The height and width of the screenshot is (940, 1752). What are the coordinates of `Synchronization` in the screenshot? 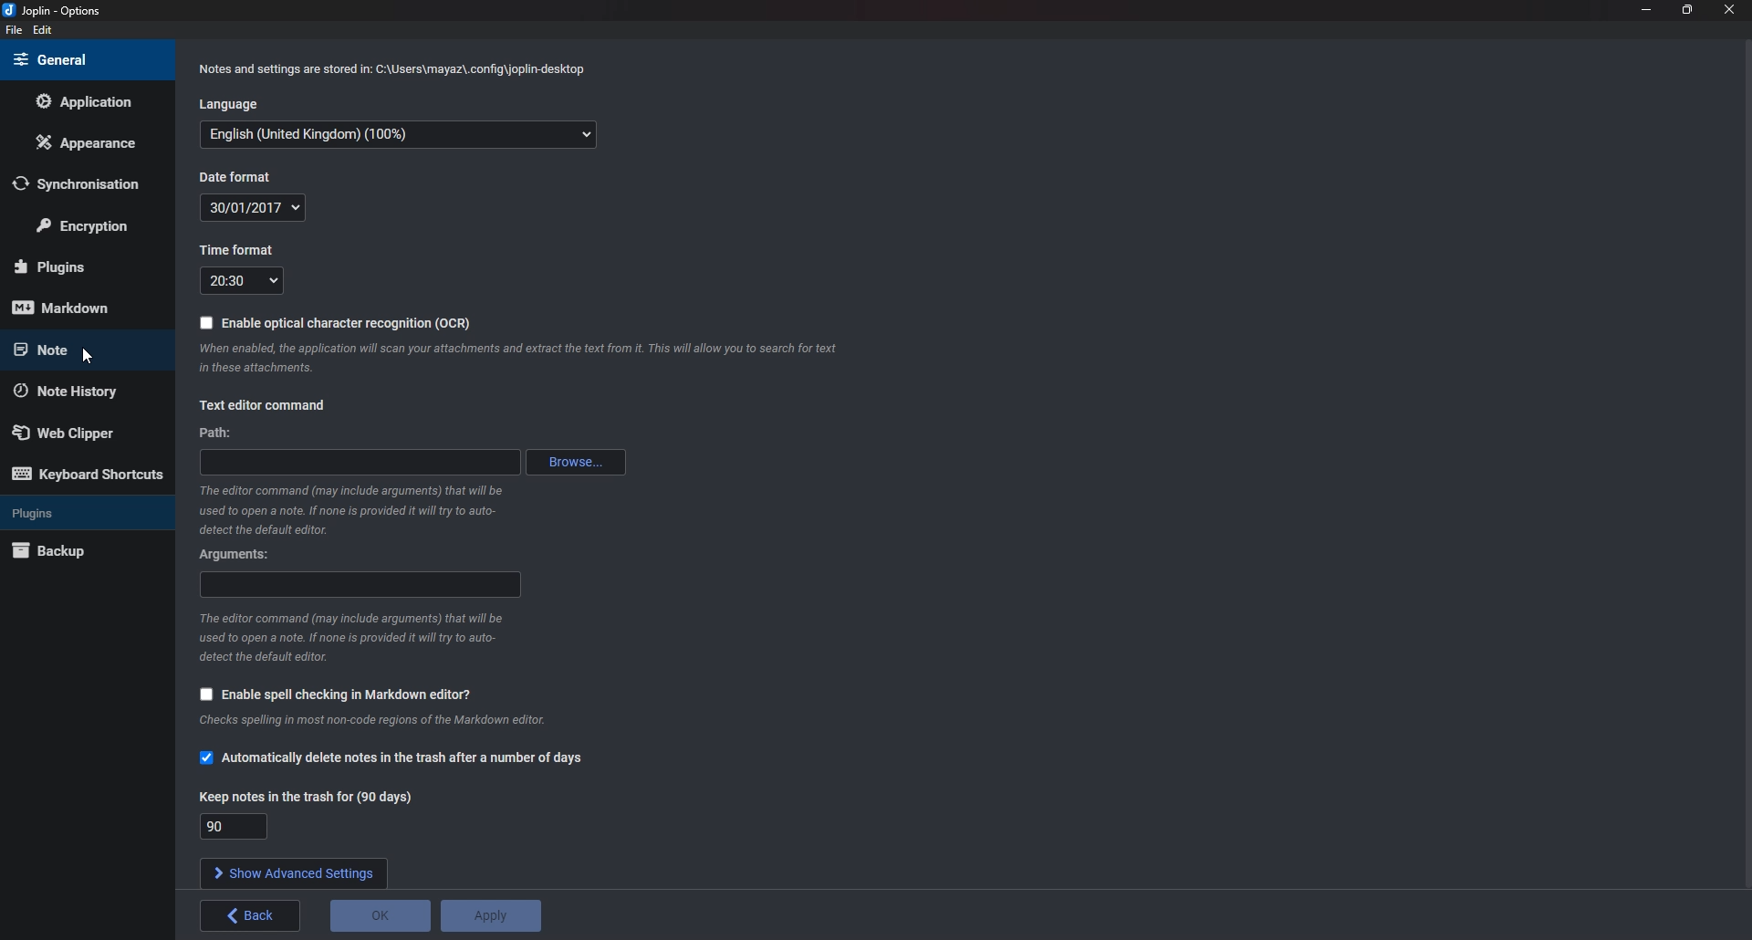 It's located at (85, 183).